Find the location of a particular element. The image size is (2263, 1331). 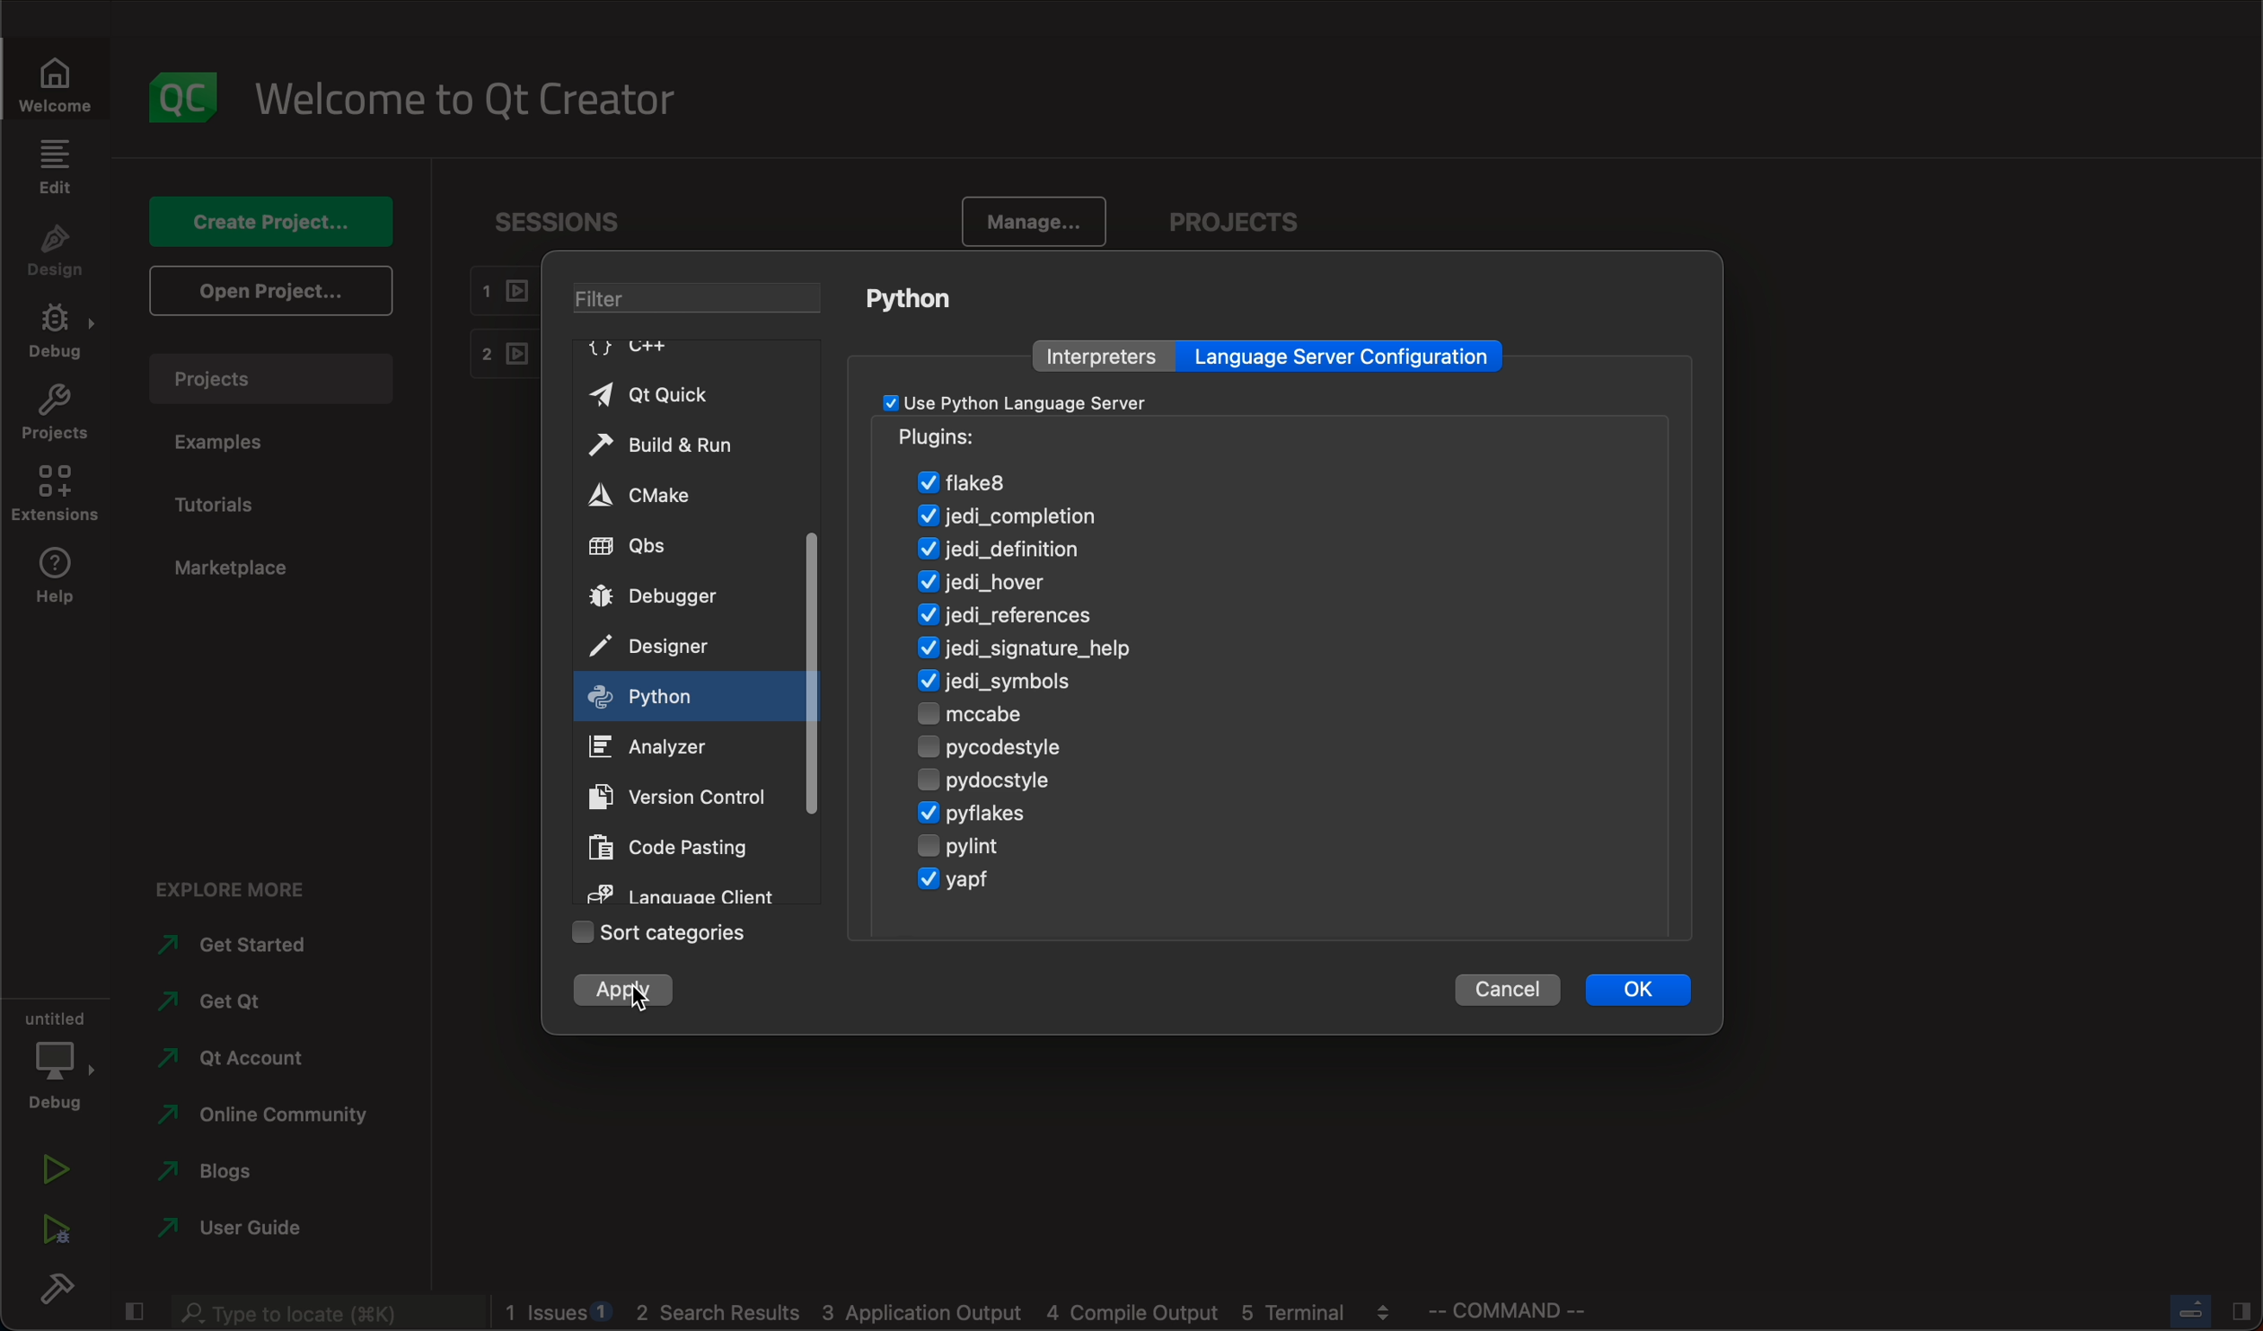

extenstions is located at coordinates (53, 492).